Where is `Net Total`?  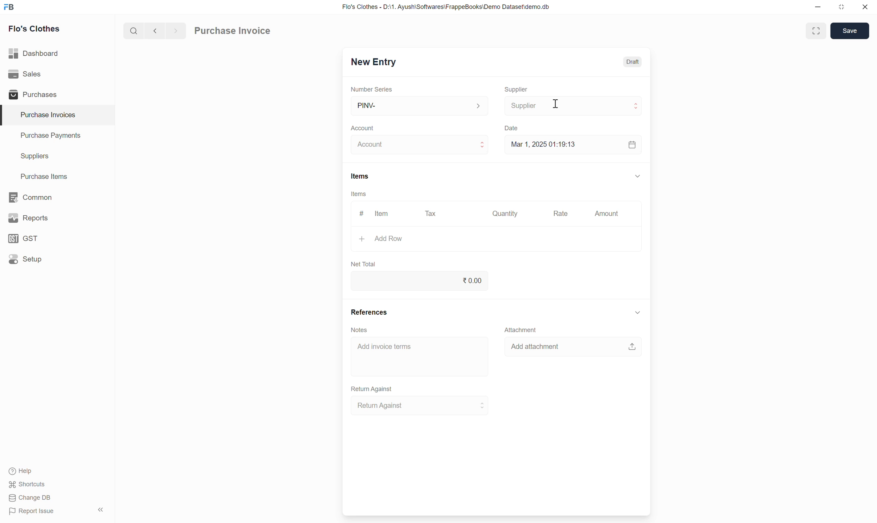 Net Total is located at coordinates (362, 263).